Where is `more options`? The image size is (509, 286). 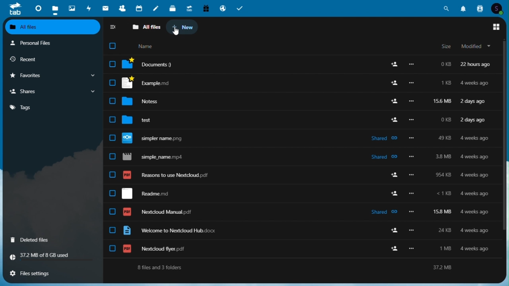
more options is located at coordinates (411, 83).